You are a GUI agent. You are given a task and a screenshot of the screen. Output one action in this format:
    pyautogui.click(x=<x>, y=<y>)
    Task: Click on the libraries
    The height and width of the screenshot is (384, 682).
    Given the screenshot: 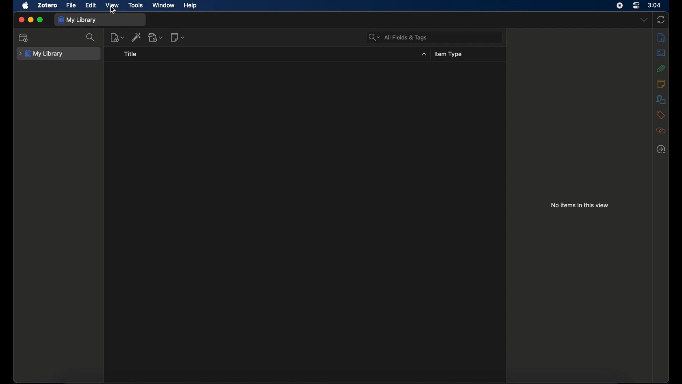 What is the action you would take?
    pyautogui.click(x=661, y=100)
    